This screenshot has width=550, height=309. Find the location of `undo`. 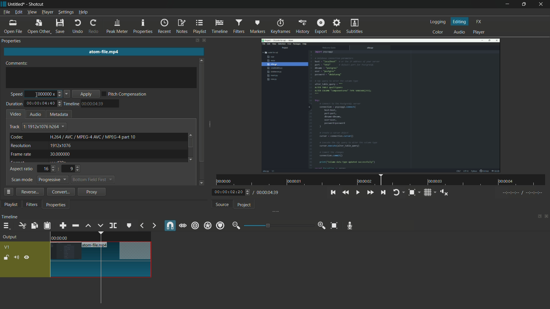

undo is located at coordinates (78, 27).